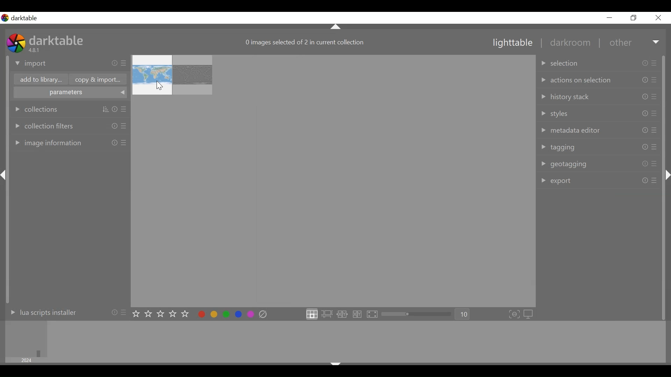  What do you see at coordinates (463, 314) in the screenshot?
I see `Zoom factor` at bounding box center [463, 314].